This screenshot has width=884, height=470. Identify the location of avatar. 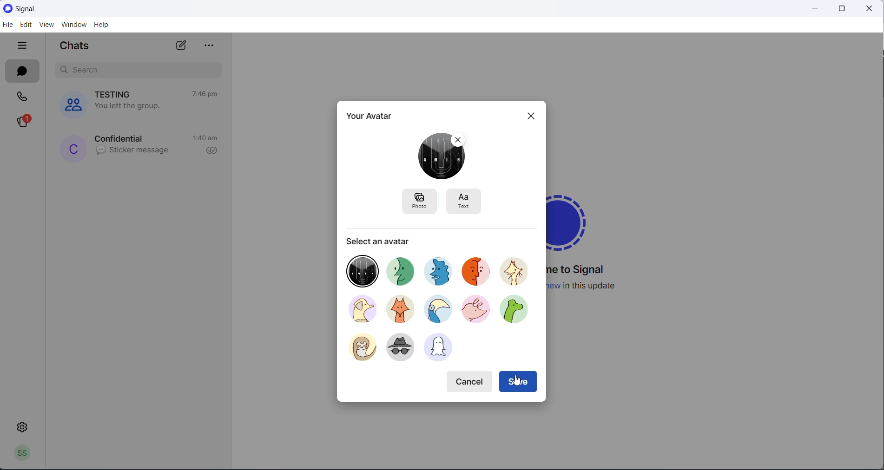
(403, 269).